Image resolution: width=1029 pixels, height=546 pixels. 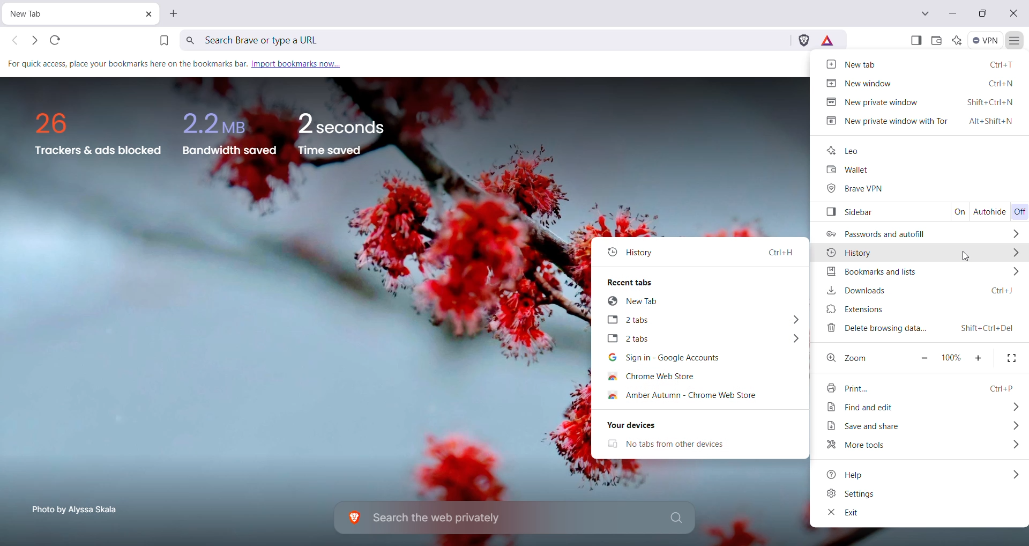 What do you see at coordinates (12, 41) in the screenshot?
I see `Click to go back, hold to see history` at bounding box center [12, 41].